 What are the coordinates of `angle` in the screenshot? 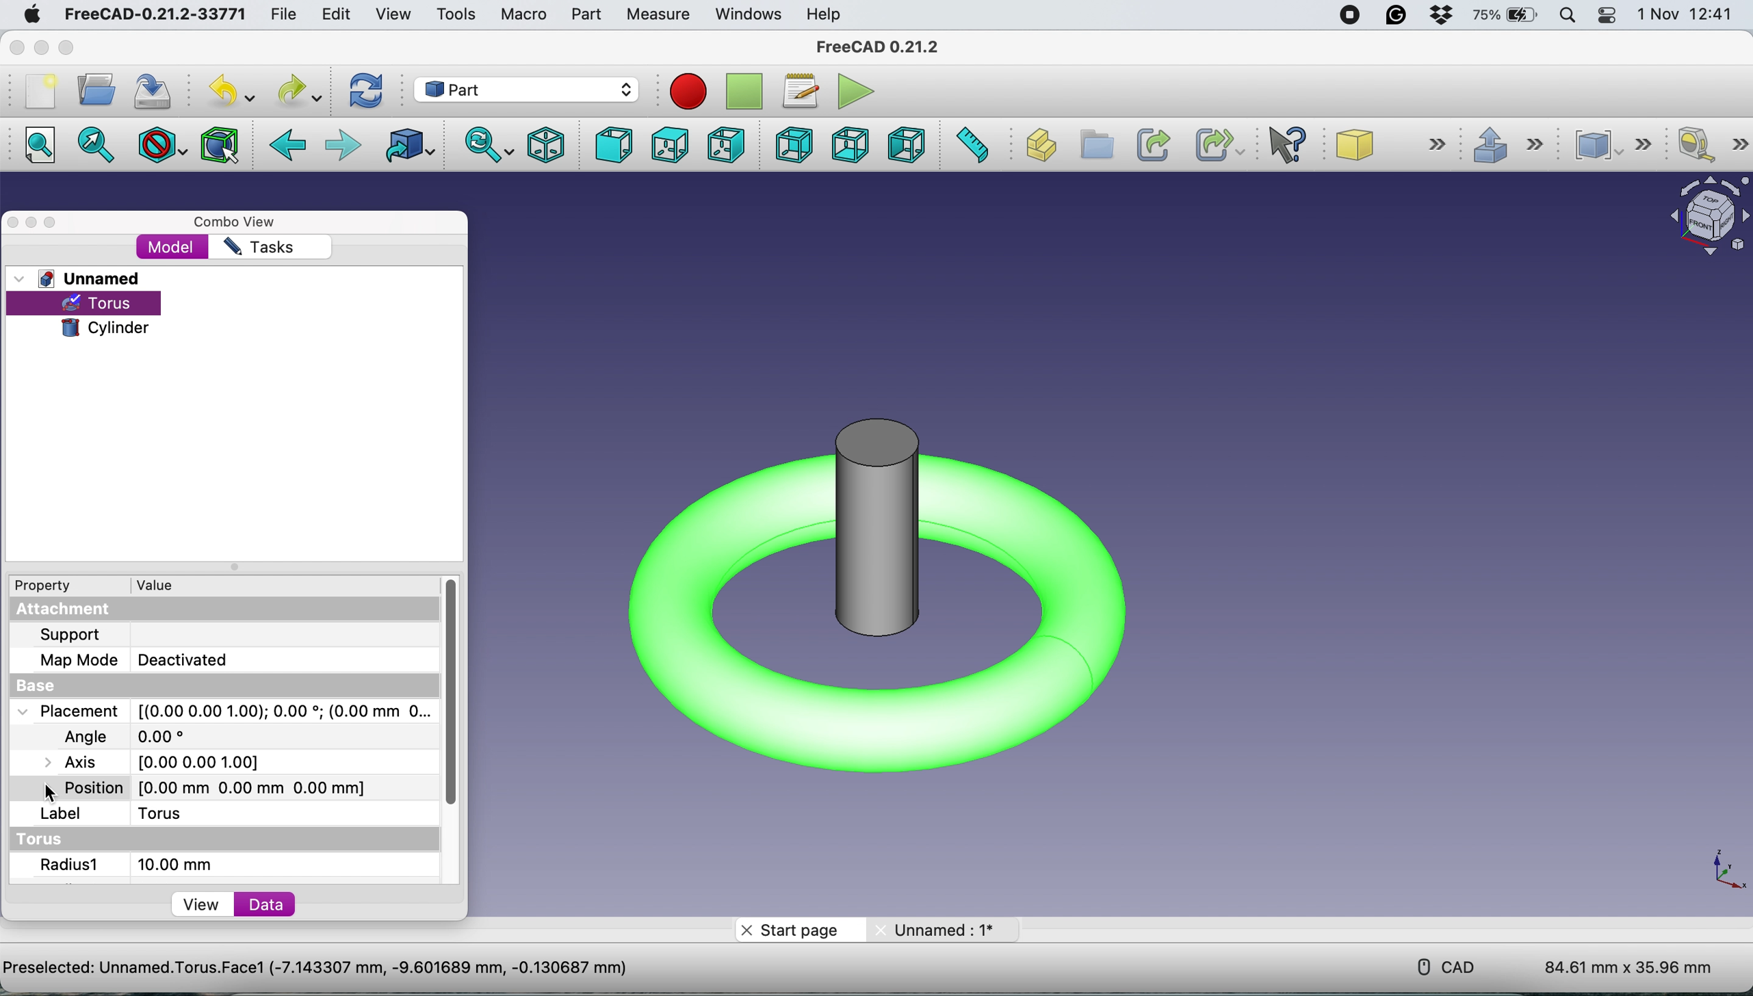 It's located at (125, 733).